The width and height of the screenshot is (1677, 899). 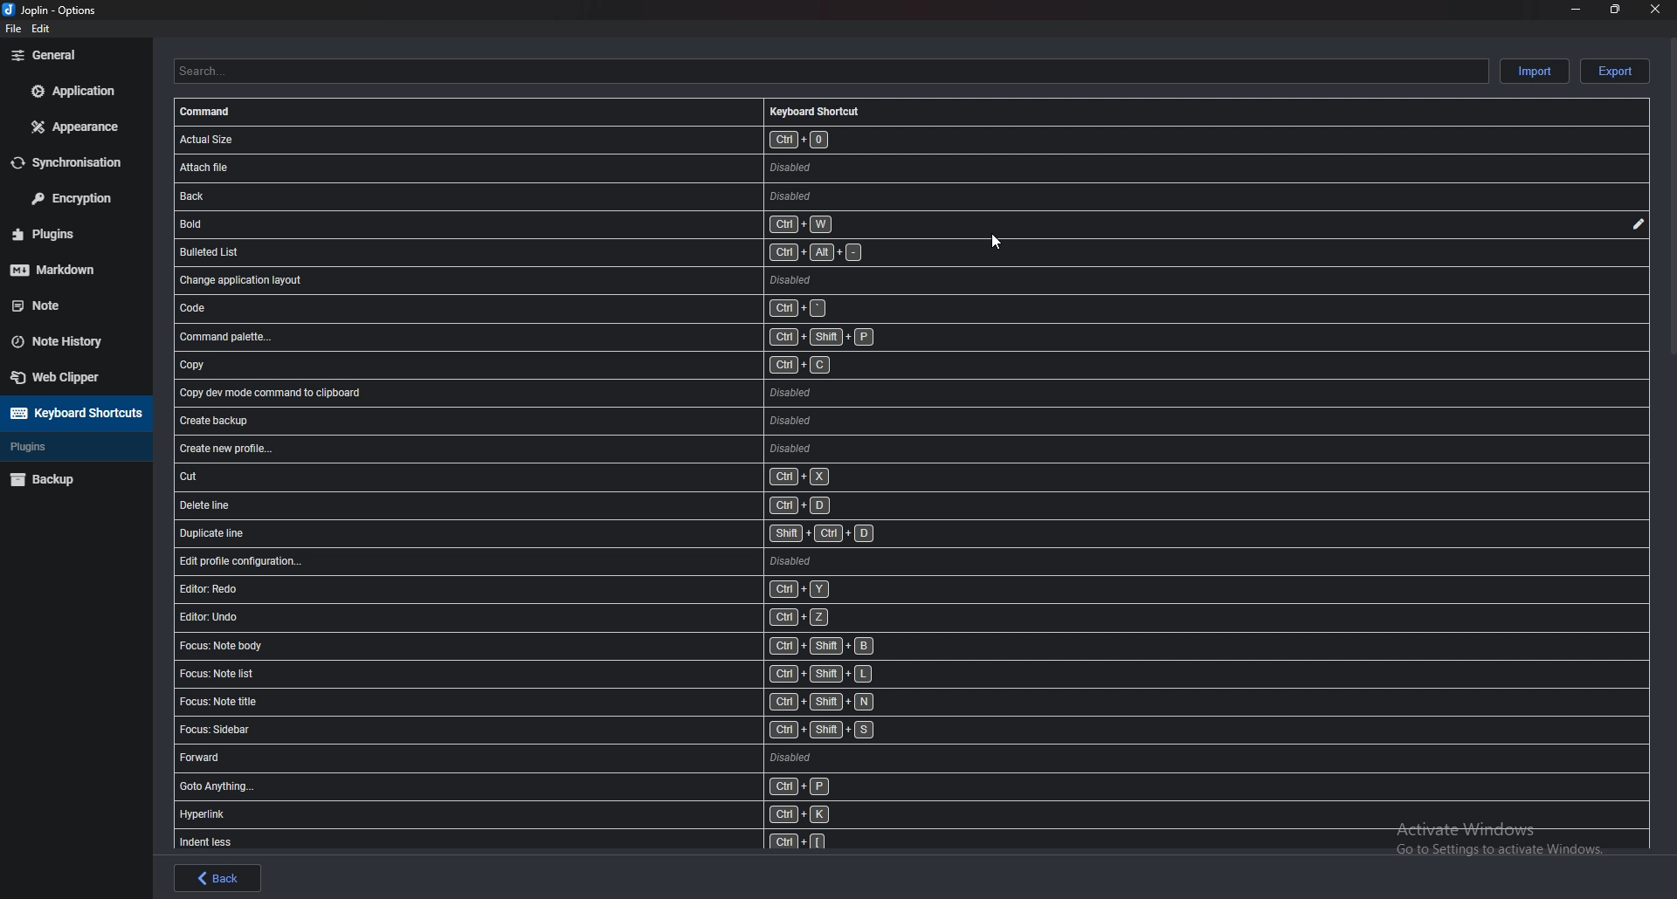 I want to click on shortcut, so click(x=567, y=619).